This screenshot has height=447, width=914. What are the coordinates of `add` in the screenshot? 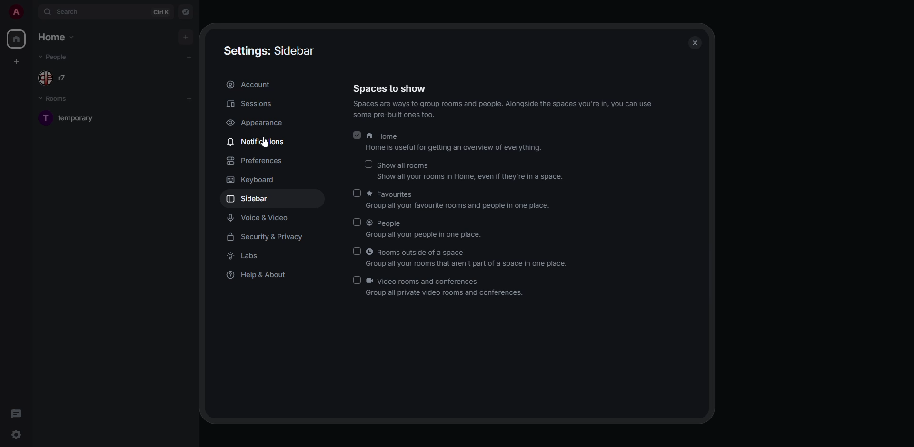 It's located at (185, 37).